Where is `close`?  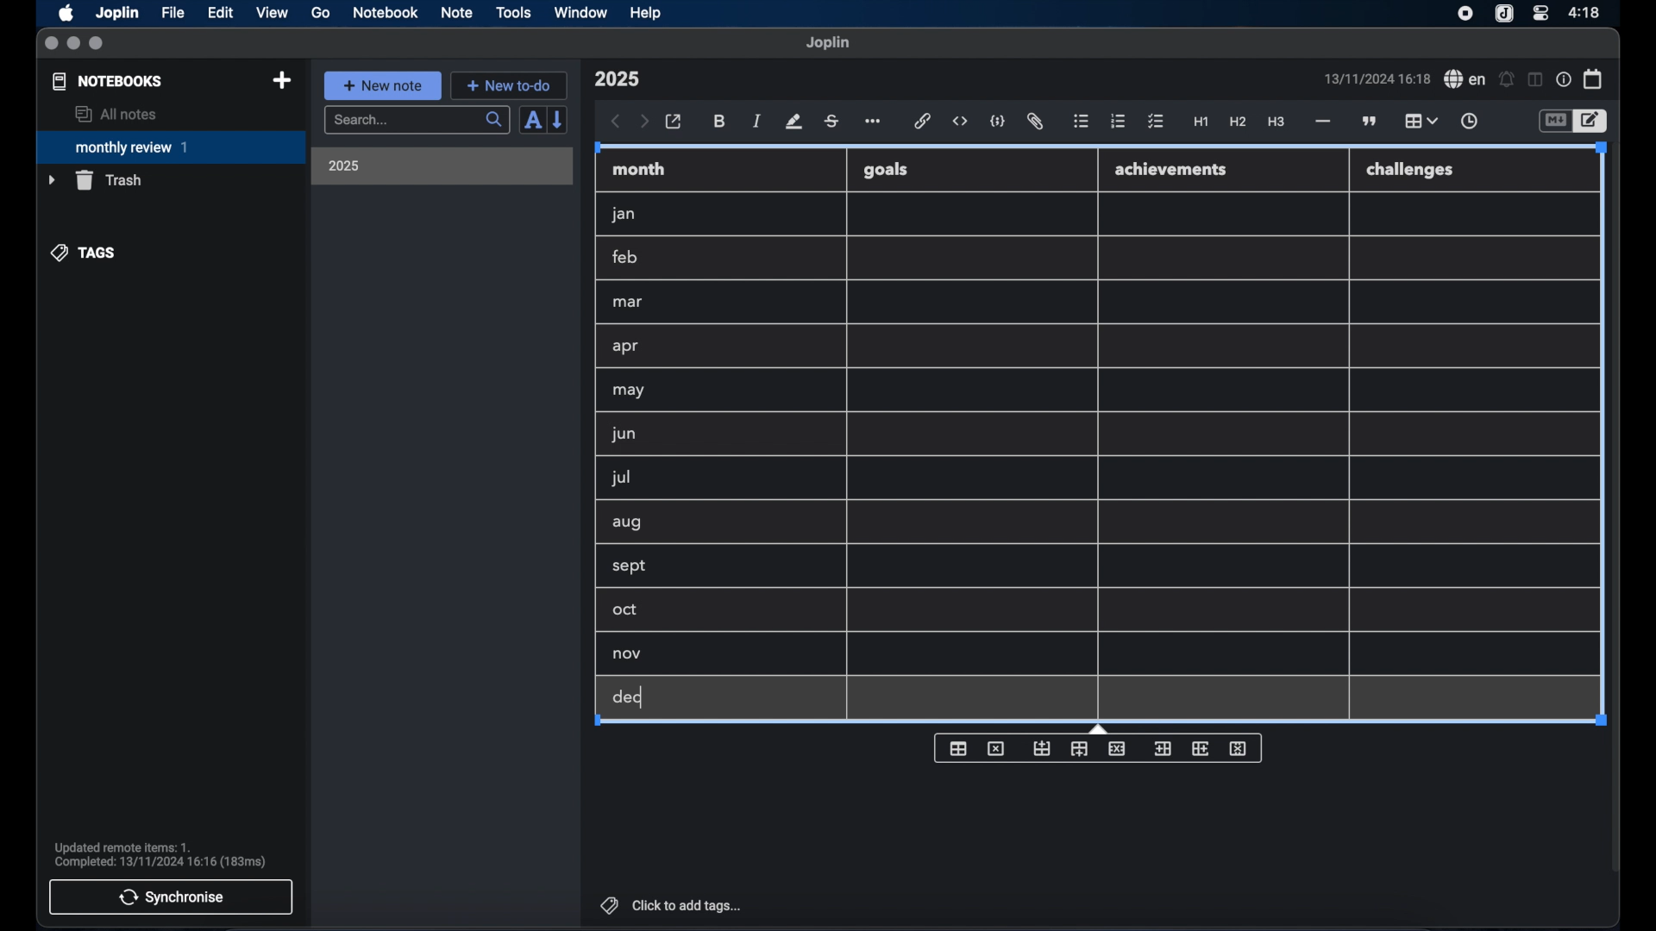
close is located at coordinates (51, 44).